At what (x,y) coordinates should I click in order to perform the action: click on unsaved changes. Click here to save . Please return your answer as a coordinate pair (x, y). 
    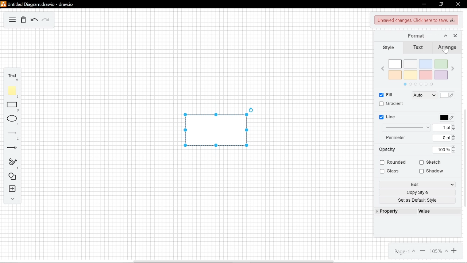
    Looking at the image, I should click on (415, 20).